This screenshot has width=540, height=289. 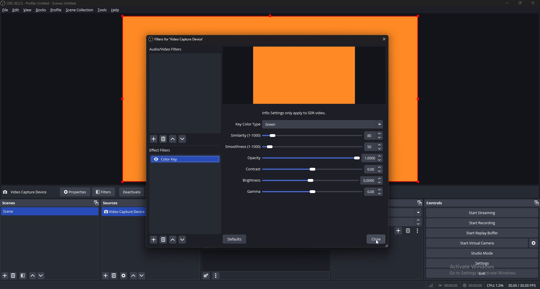 I want to click on CPU: 1.2%, so click(x=496, y=285).